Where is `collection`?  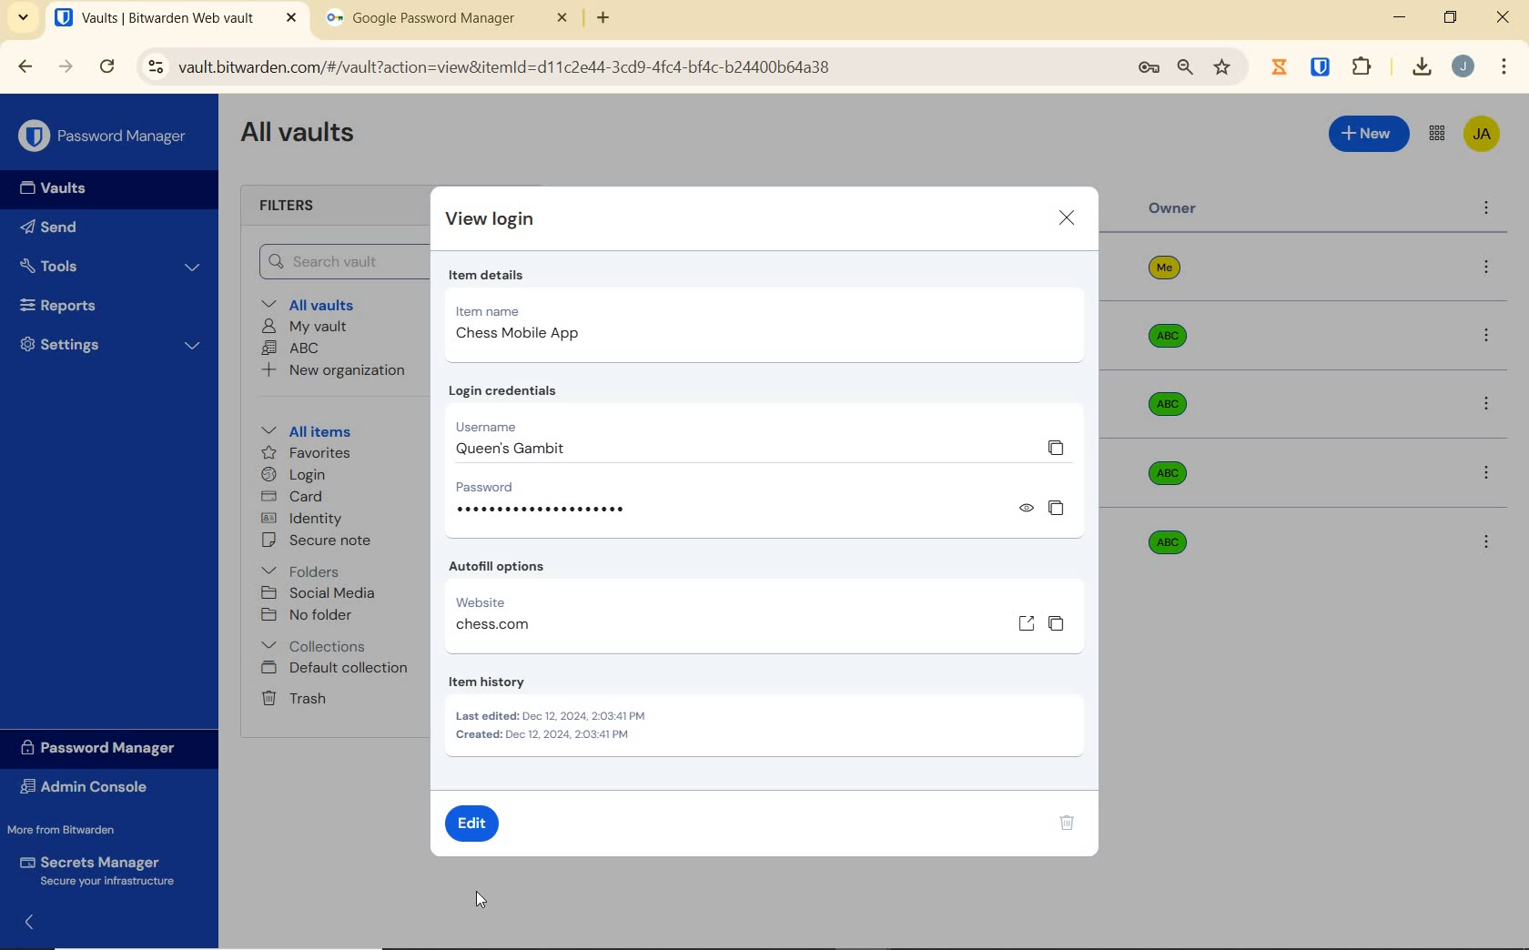 collection is located at coordinates (315, 646).